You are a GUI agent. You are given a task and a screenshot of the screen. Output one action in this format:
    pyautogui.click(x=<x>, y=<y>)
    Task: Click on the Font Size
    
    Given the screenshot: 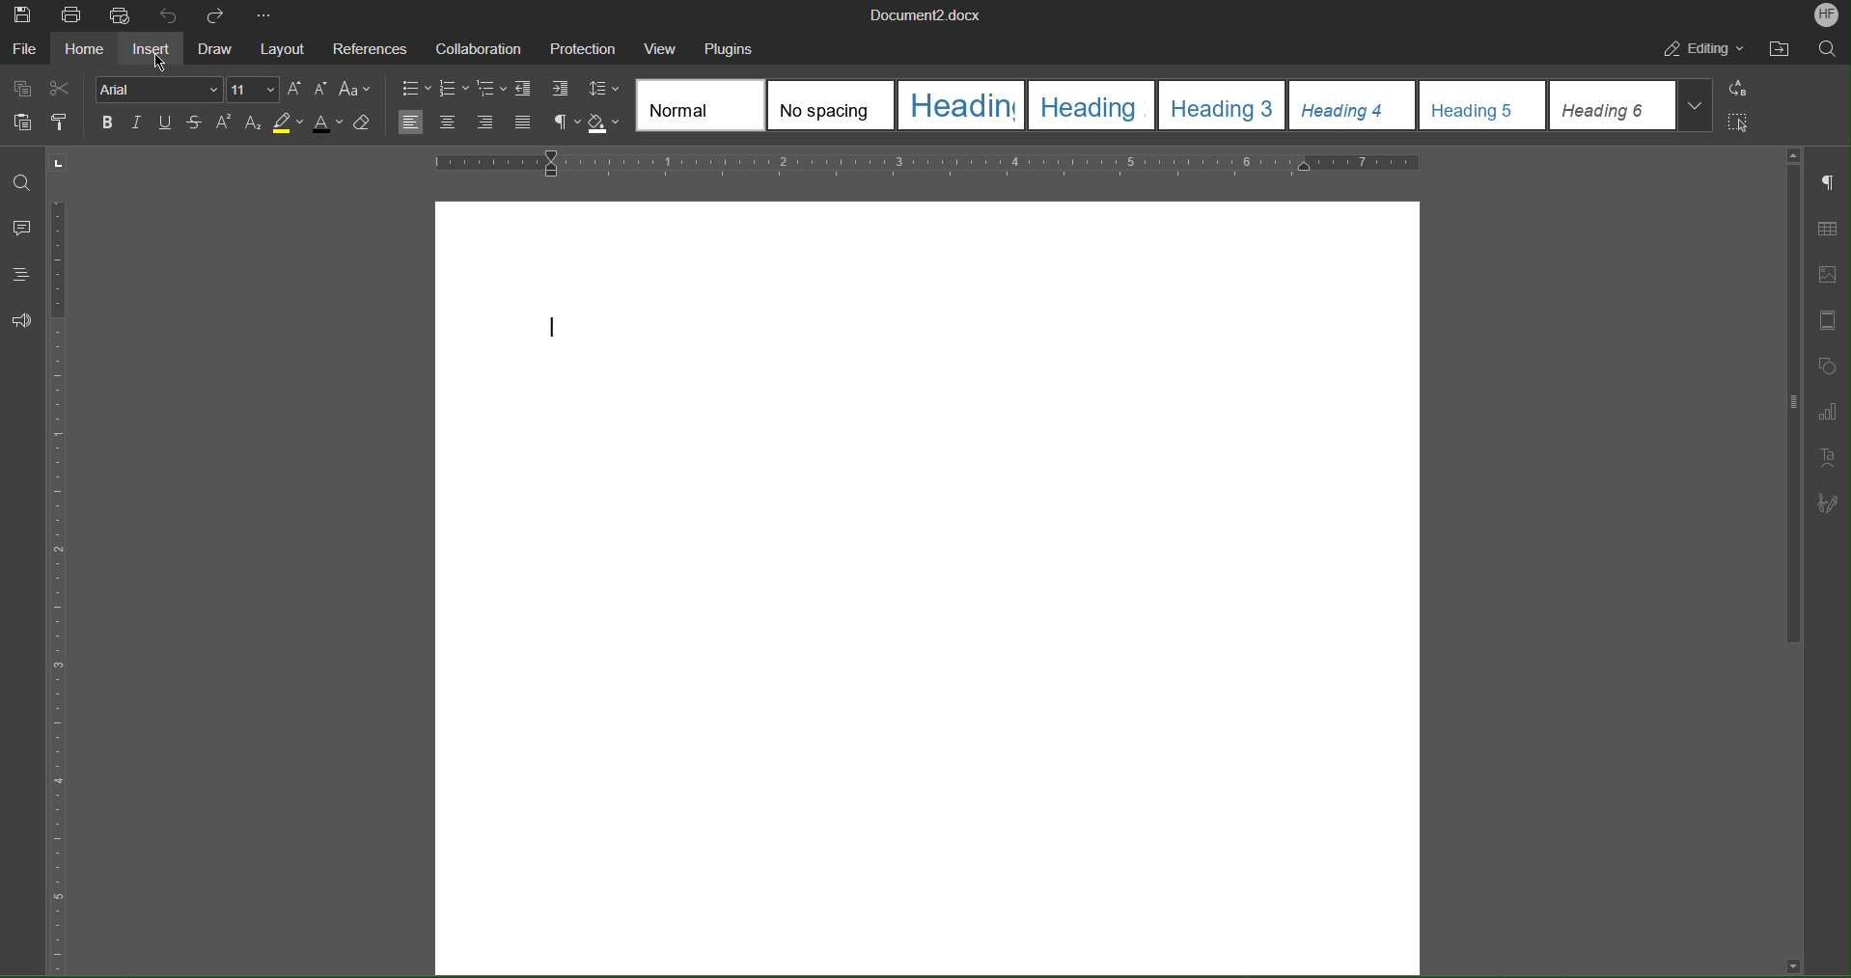 What is the action you would take?
    pyautogui.click(x=254, y=89)
    